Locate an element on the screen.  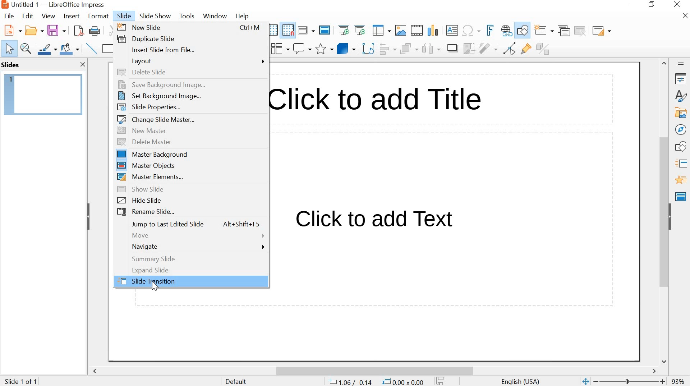
SLIDE is located at coordinates (123, 16).